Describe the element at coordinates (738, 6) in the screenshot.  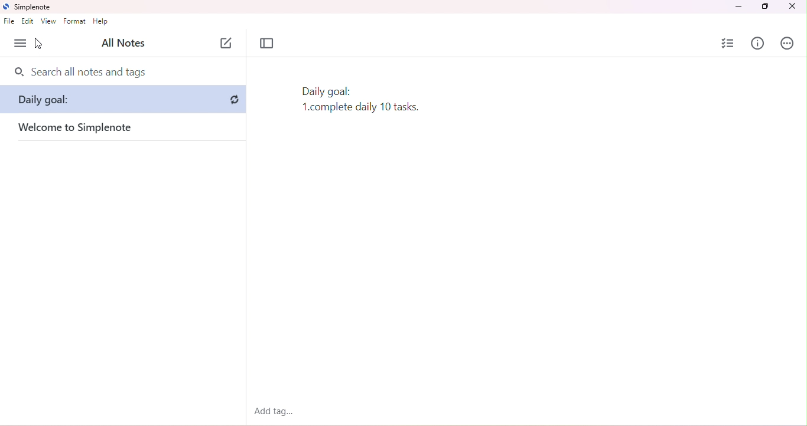
I see `minimize` at that location.